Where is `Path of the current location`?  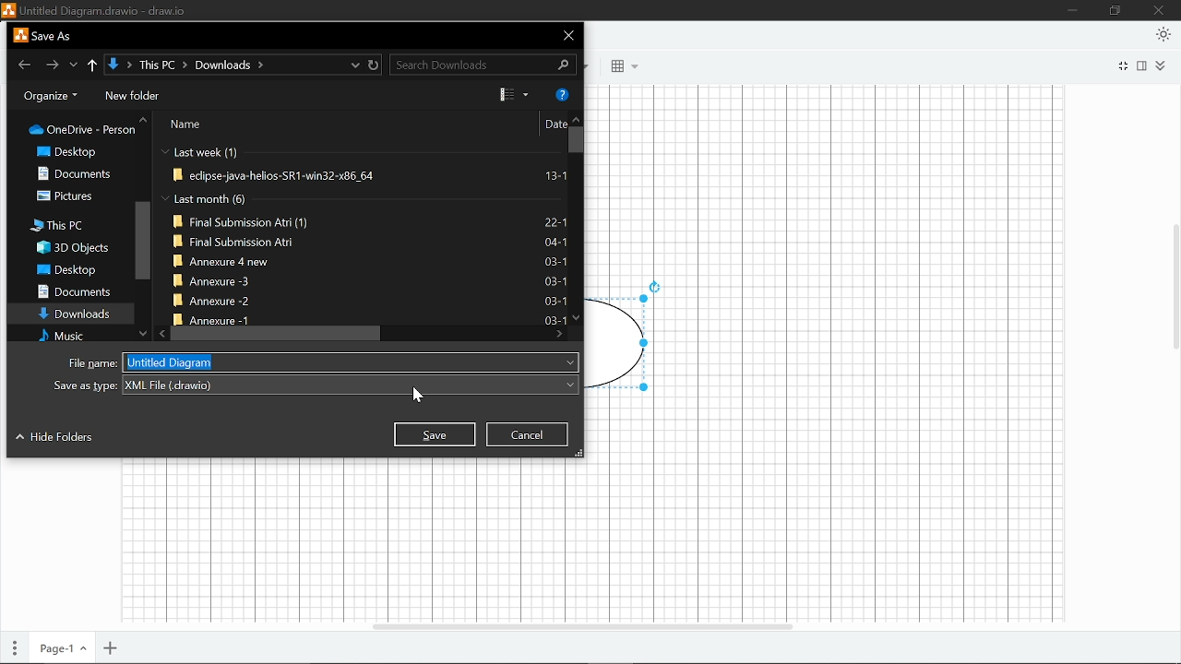 Path of the current location is located at coordinates (202, 65).